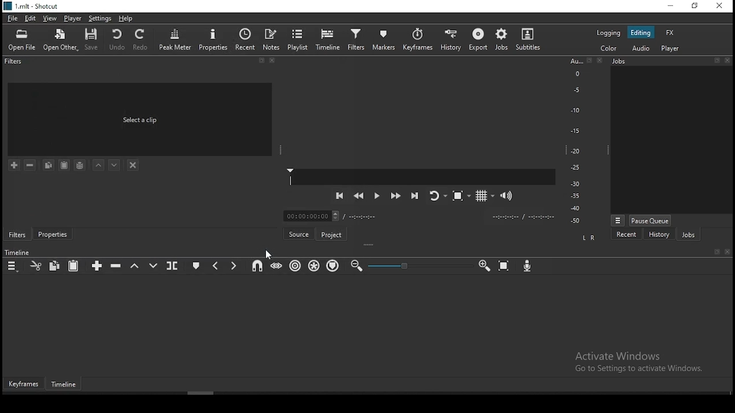  What do you see at coordinates (643, 33) in the screenshot?
I see `editing` at bounding box center [643, 33].